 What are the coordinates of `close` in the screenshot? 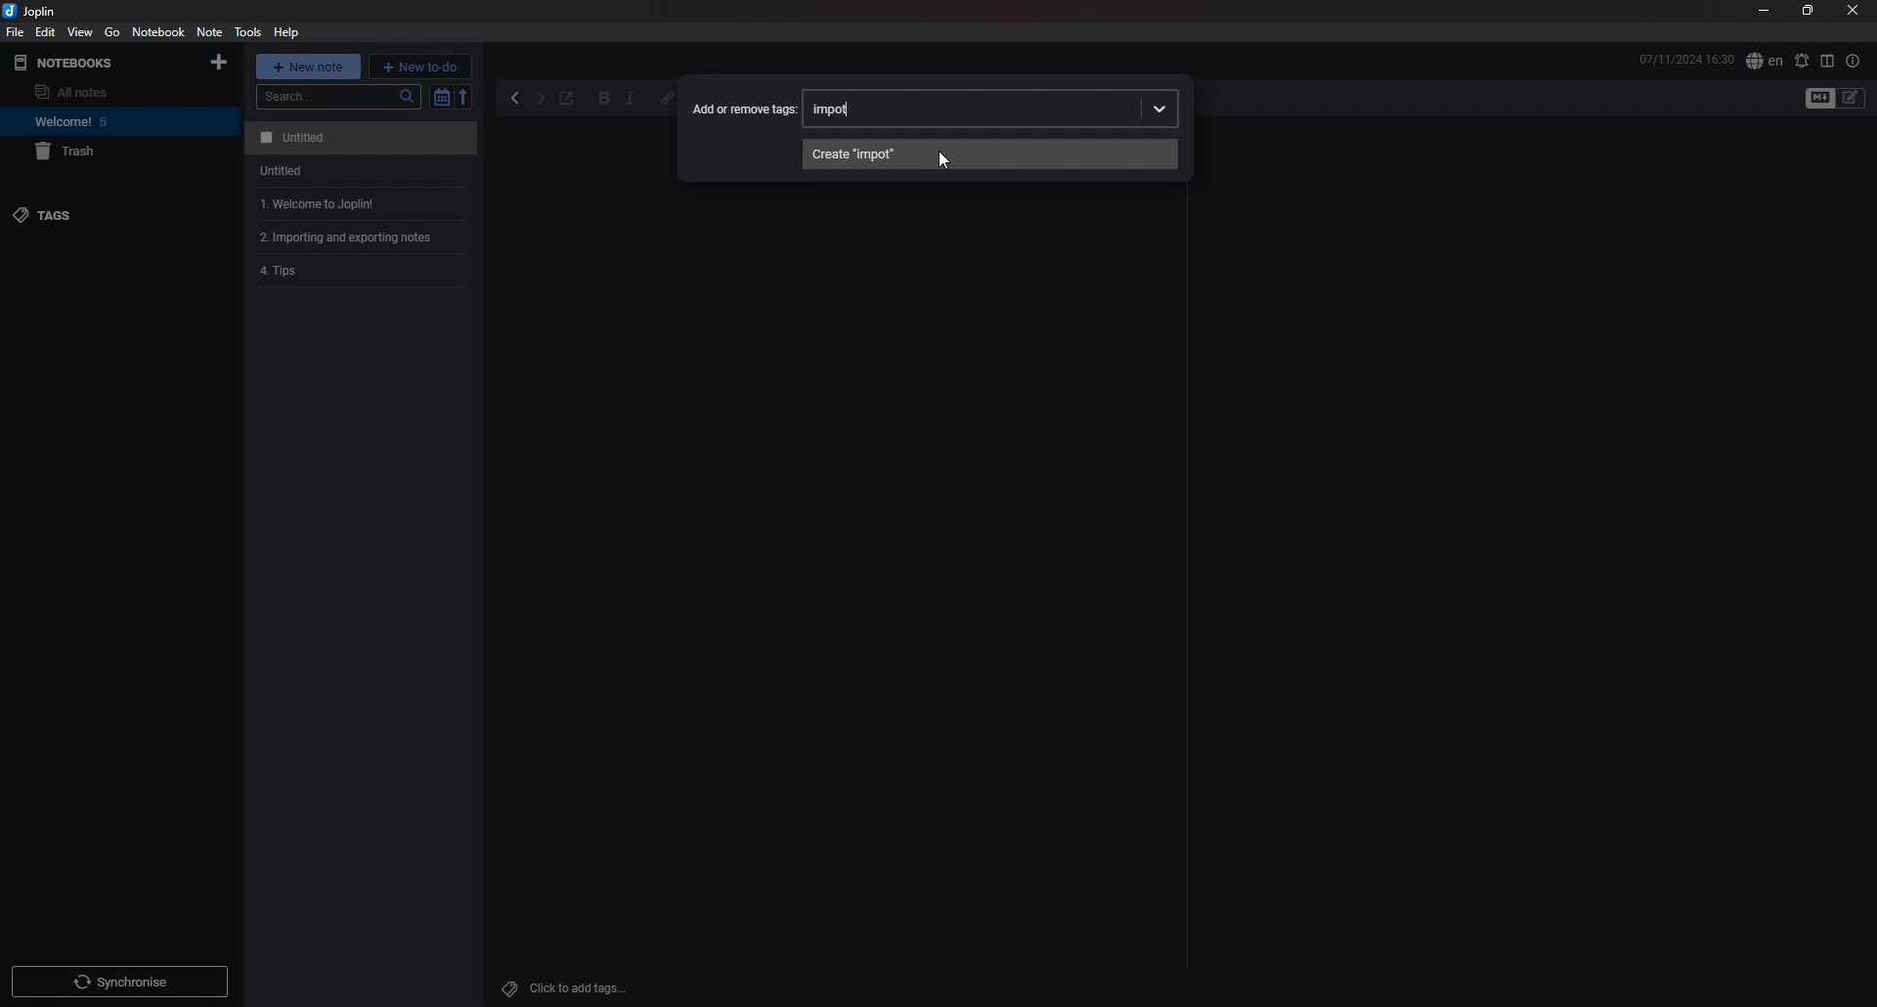 It's located at (1853, 12).